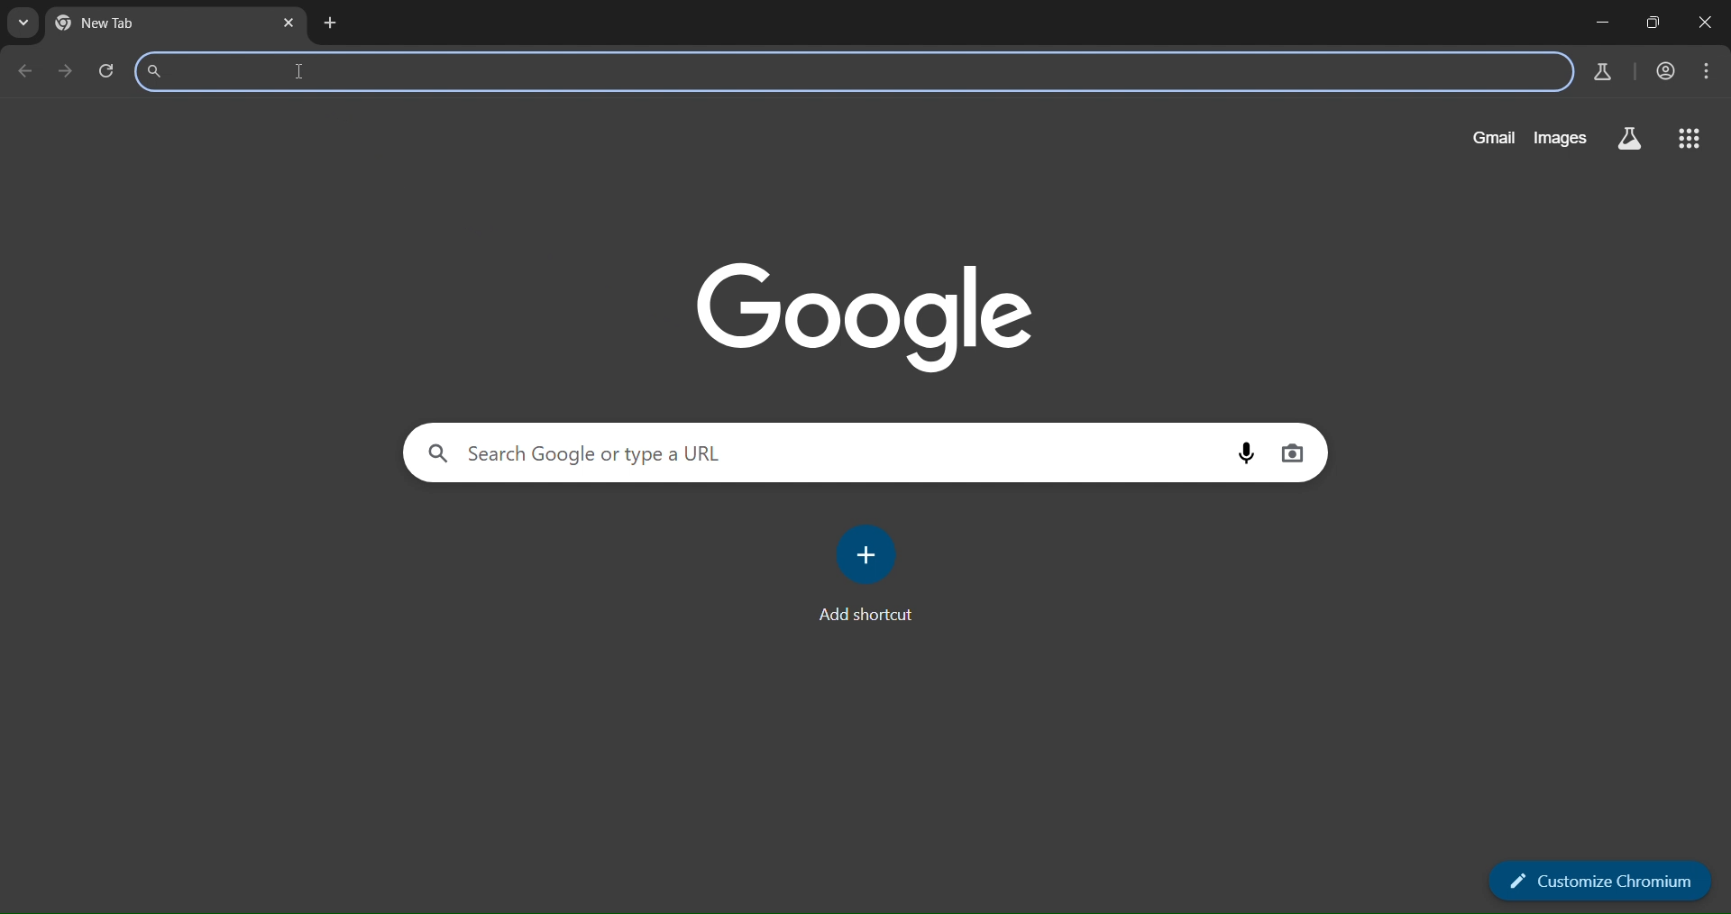  Describe the element at coordinates (359, 70) in the screenshot. I see `search panel` at that location.